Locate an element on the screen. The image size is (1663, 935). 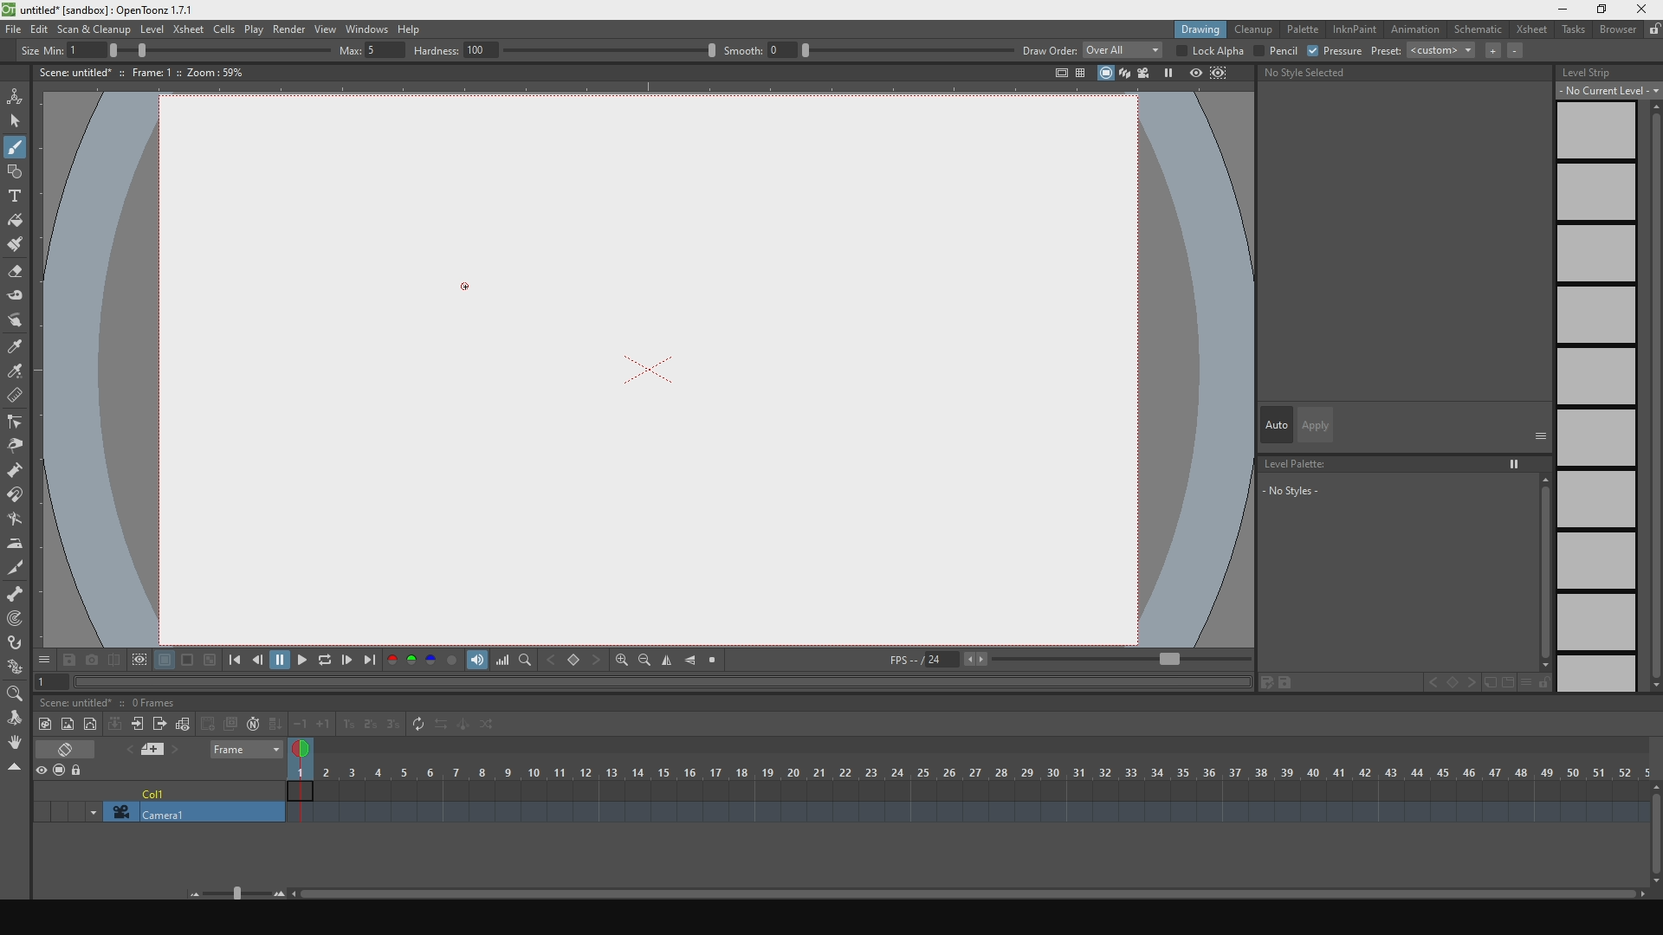
black background is located at coordinates (187, 661).